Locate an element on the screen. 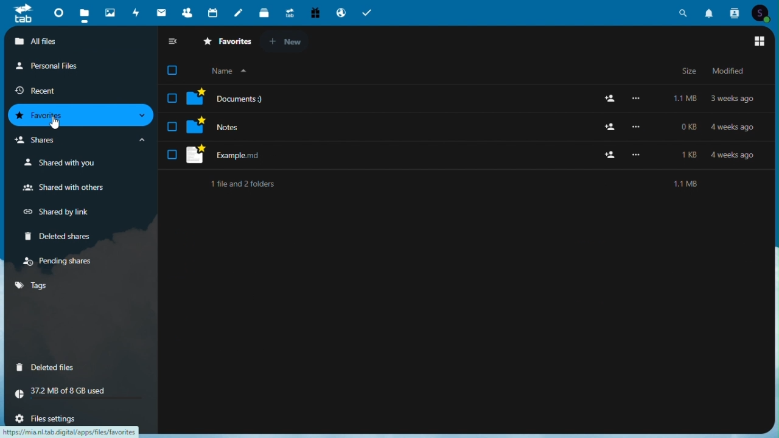 The width and height of the screenshot is (779, 438). Favorite is located at coordinates (228, 41).